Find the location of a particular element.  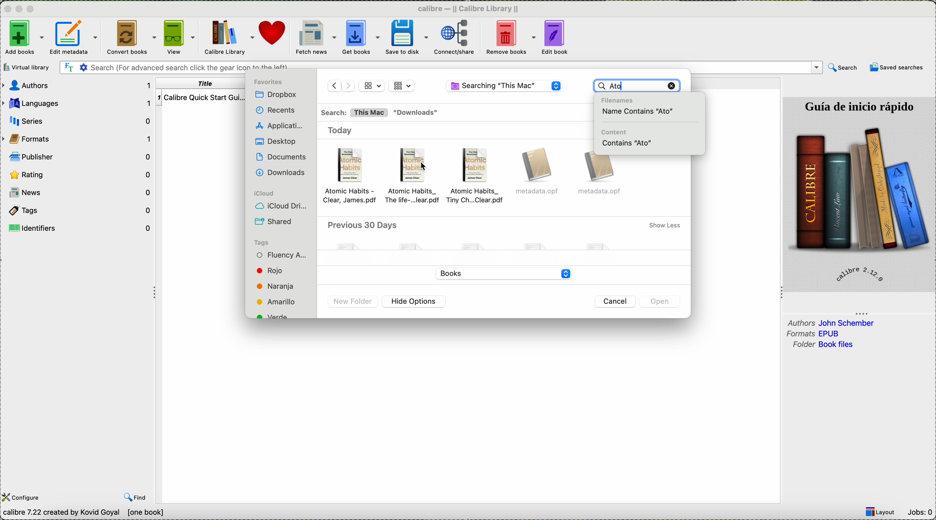

image quick start guide is located at coordinates (860, 194).